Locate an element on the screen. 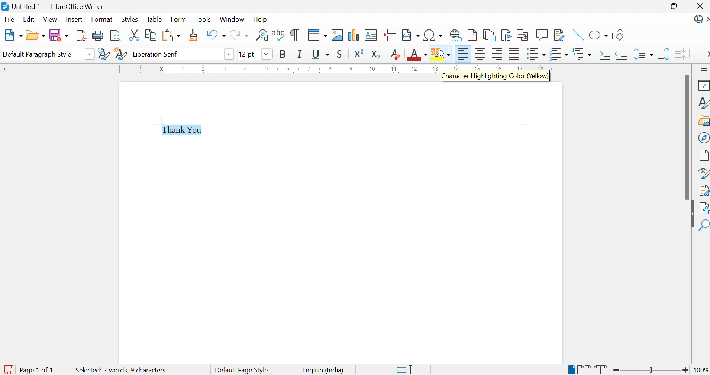  Manage Changes is located at coordinates (703, 190).